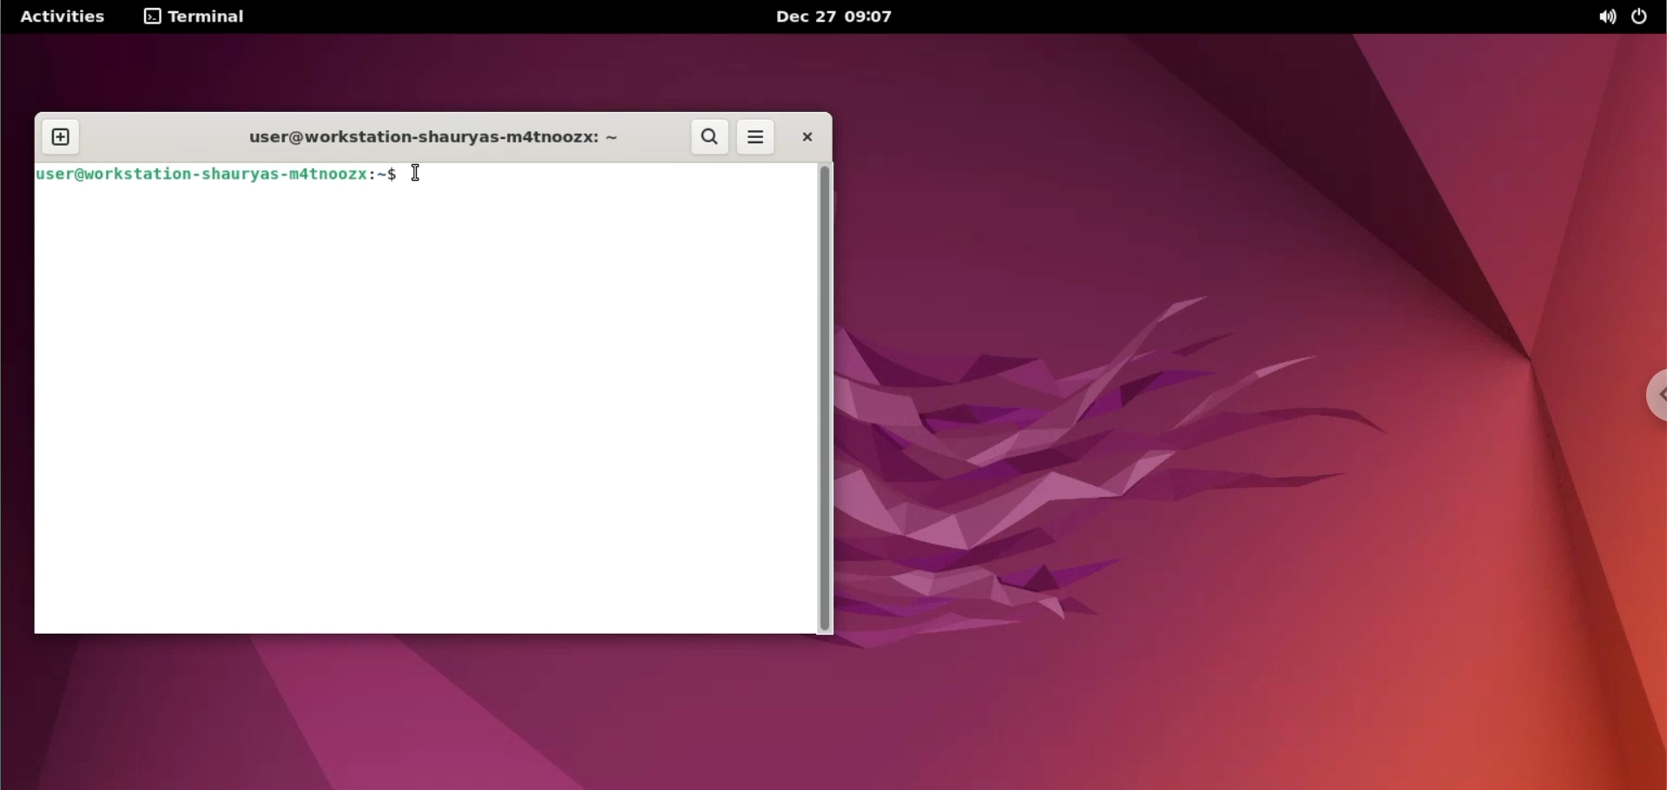 Image resolution: width=1667 pixels, height=790 pixels. I want to click on user@workstation-shauryas-m4tnoozx:~, so click(426, 136).